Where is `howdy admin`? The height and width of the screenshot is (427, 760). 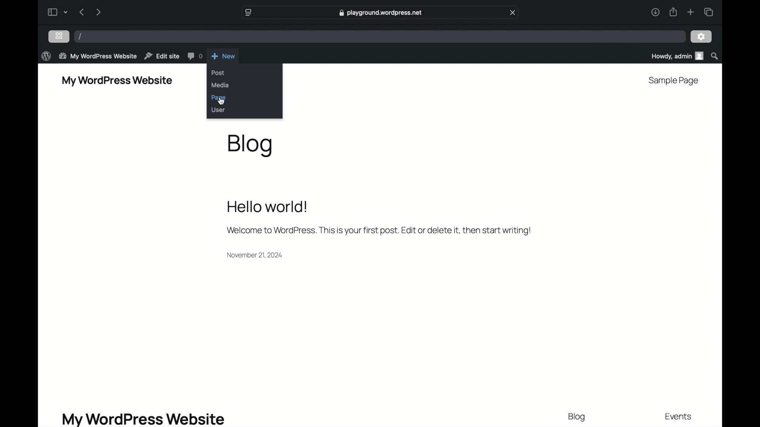
howdy admin is located at coordinates (677, 56).